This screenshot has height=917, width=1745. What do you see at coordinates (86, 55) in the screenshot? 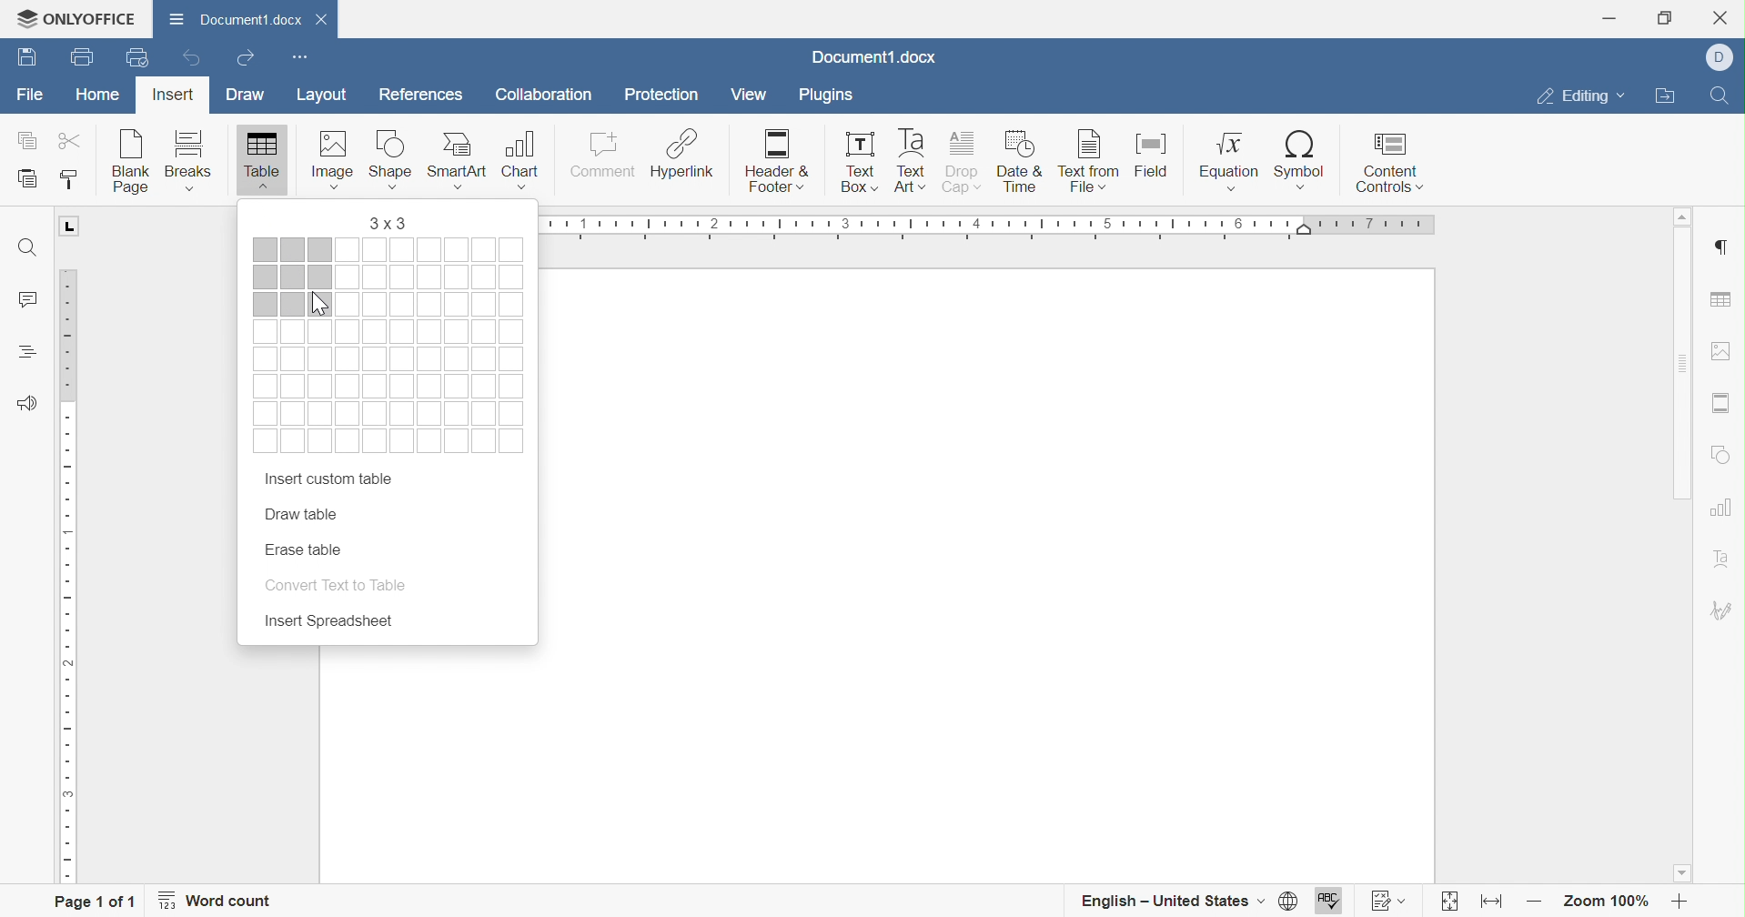
I see `Print file` at bounding box center [86, 55].